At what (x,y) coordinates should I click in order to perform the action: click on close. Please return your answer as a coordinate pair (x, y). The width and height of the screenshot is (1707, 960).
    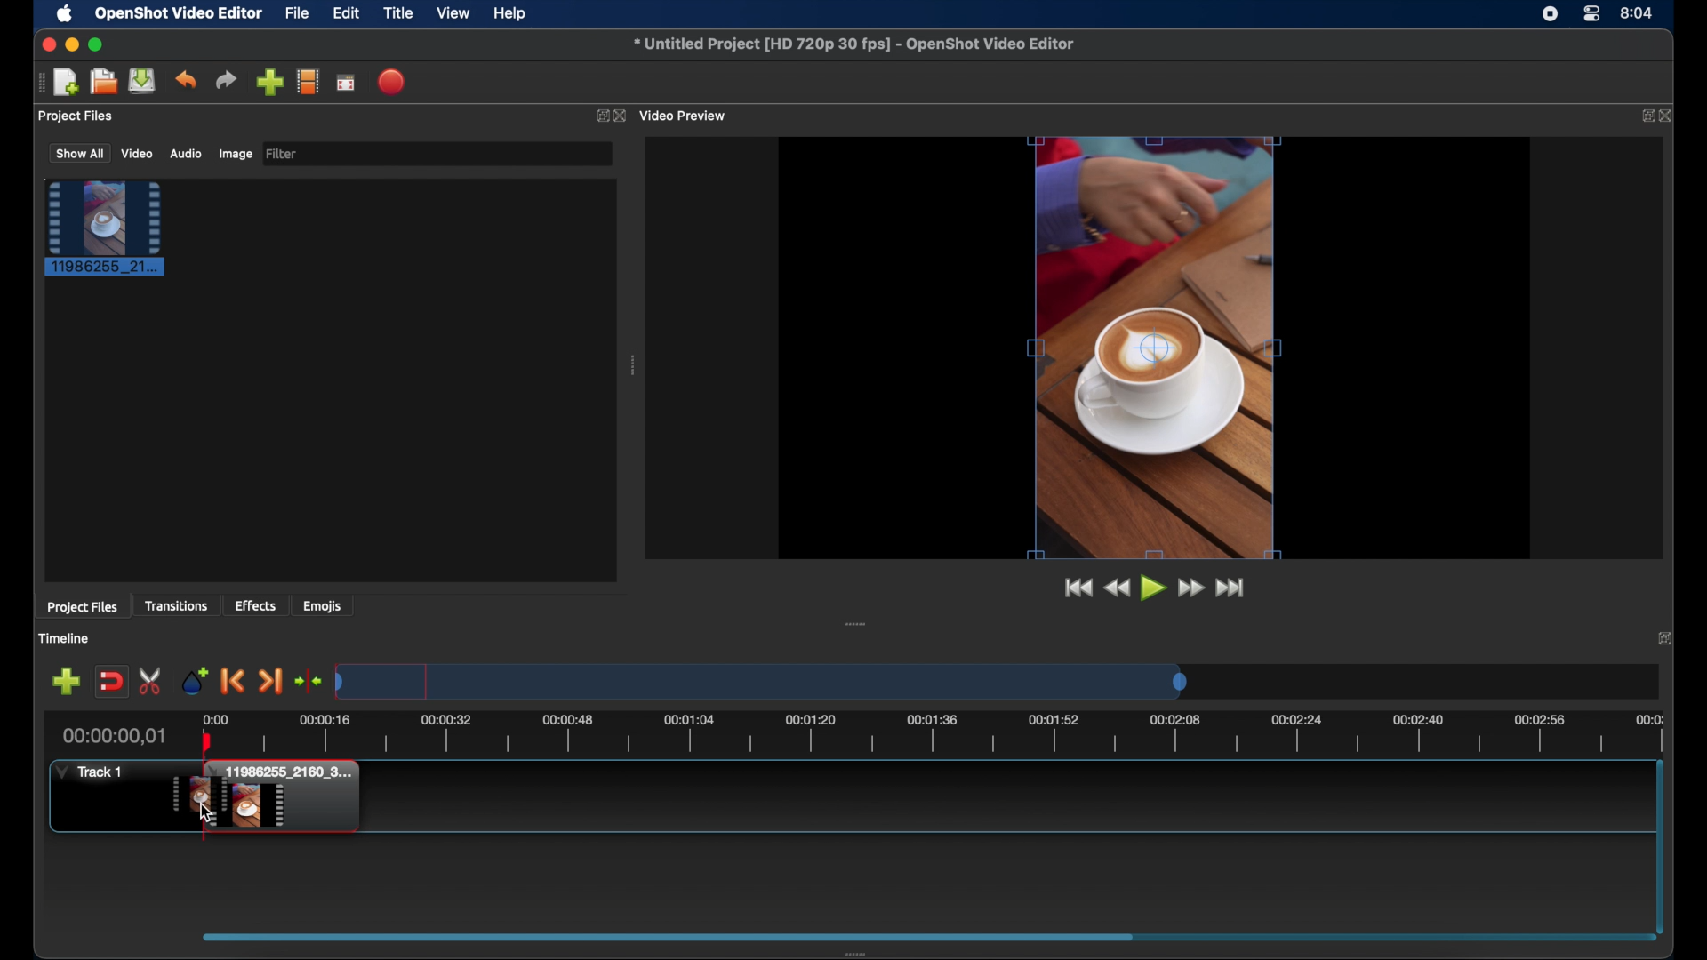
    Looking at the image, I should click on (1663, 638).